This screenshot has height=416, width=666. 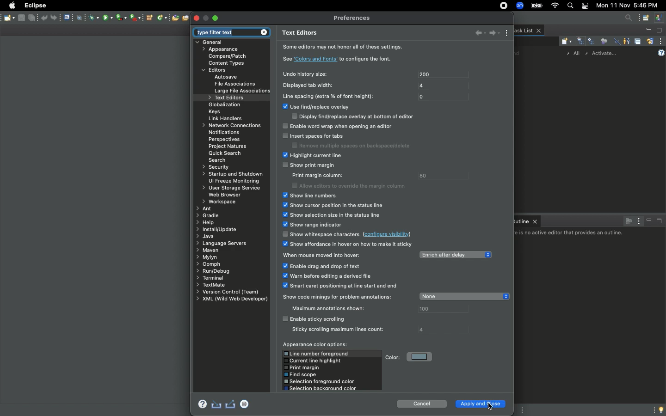 I want to click on Open file, so click(x=186, y=18).